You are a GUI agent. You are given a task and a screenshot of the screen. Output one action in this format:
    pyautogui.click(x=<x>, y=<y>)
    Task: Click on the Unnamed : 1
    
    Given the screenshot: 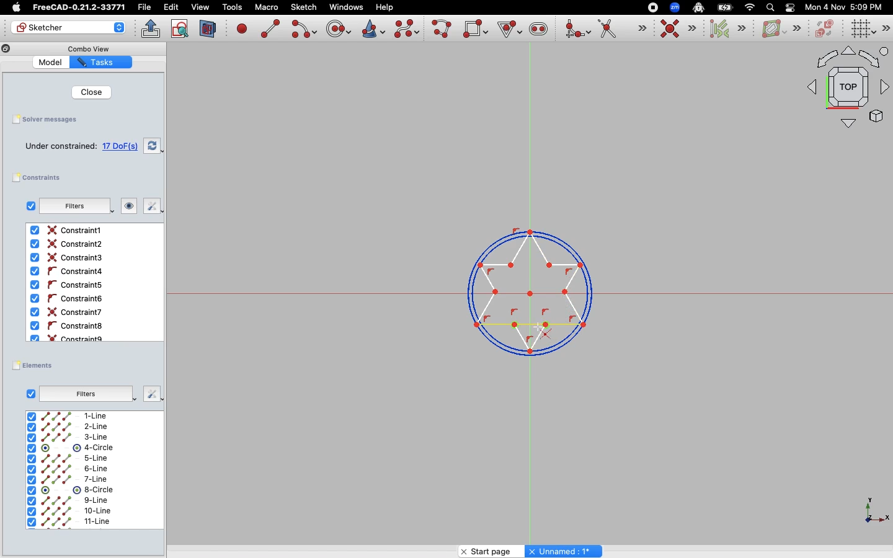 What is the action you would take?
    pyautogui.click(x=563, y=549)
    